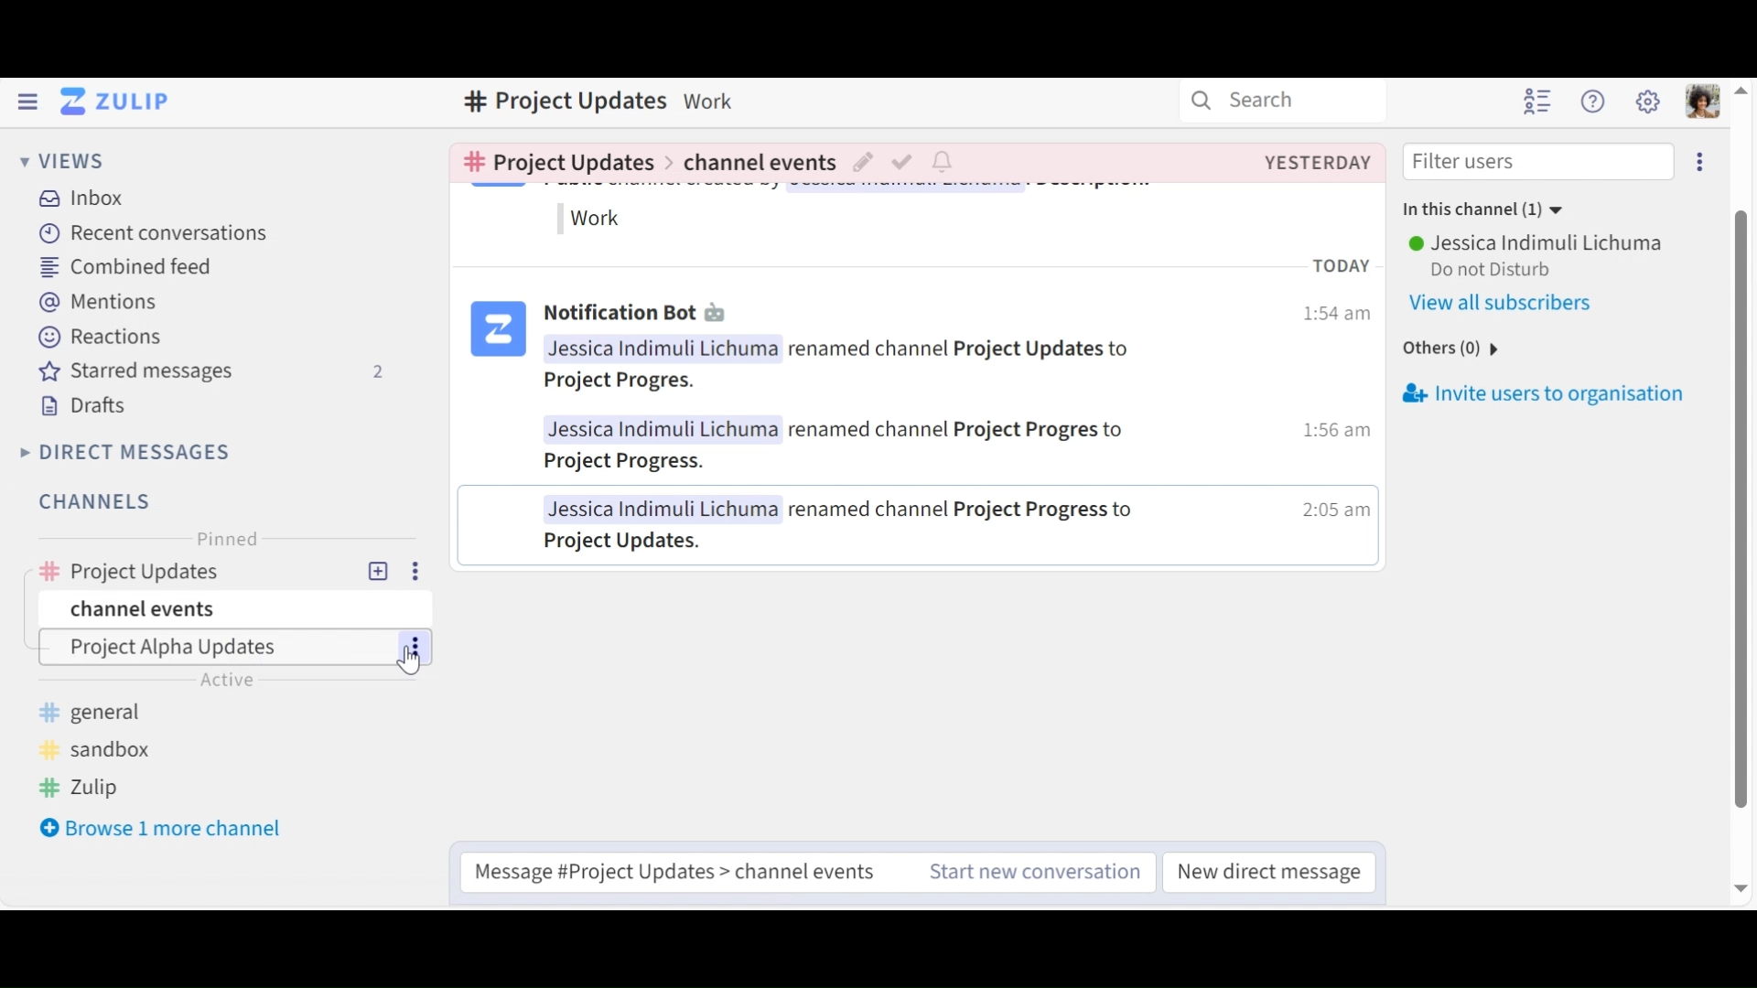 The width and height of the screenshot is (1757, 988). What do you see at coordinates (1502, 269) in the screenshot?
I see `Do not Disturb` at bounding box center [1502, 269].